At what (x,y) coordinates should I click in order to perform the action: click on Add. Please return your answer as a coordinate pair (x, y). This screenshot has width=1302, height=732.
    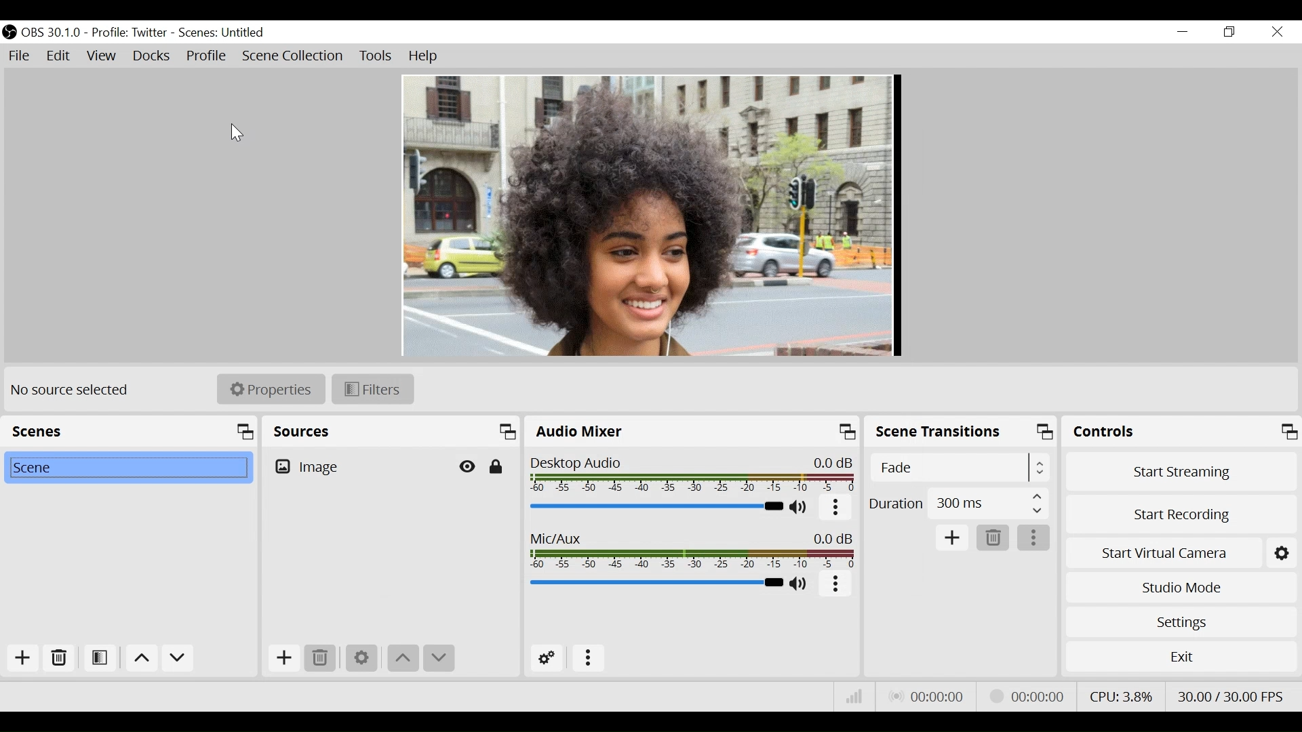
    Looking at the image, I should click on (283, 658).